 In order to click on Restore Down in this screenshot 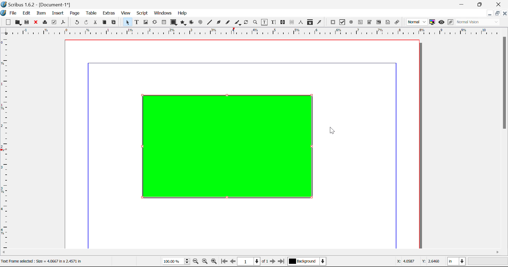, I will do `click(462, 4)`.